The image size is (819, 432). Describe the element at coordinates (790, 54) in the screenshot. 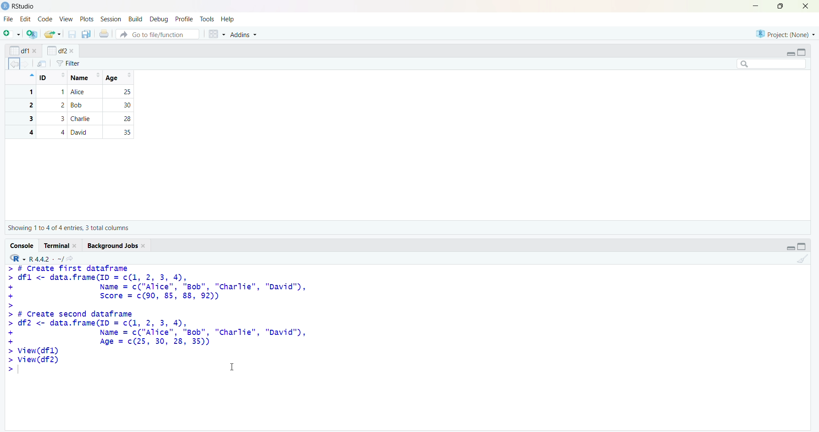

I see `Collapse/expand ` at that location.